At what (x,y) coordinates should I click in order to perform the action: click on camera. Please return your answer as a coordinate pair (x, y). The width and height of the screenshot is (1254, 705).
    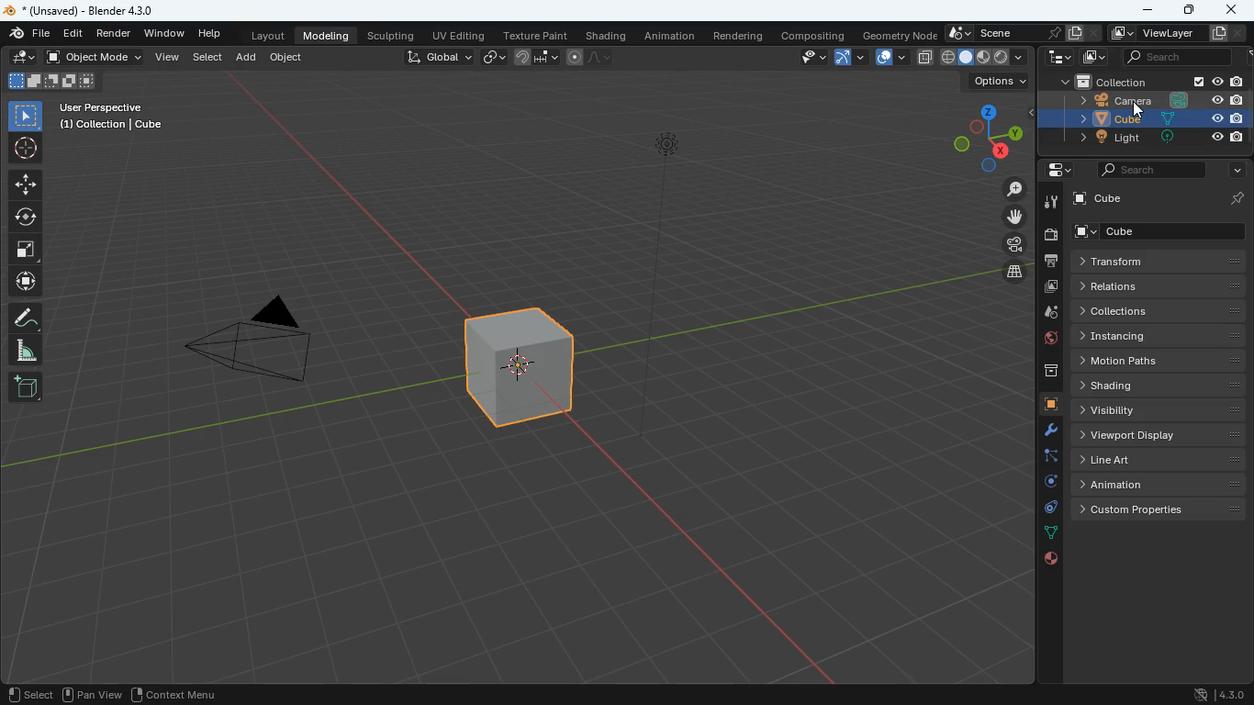
    Looking at the image, I should click on (270, 343).